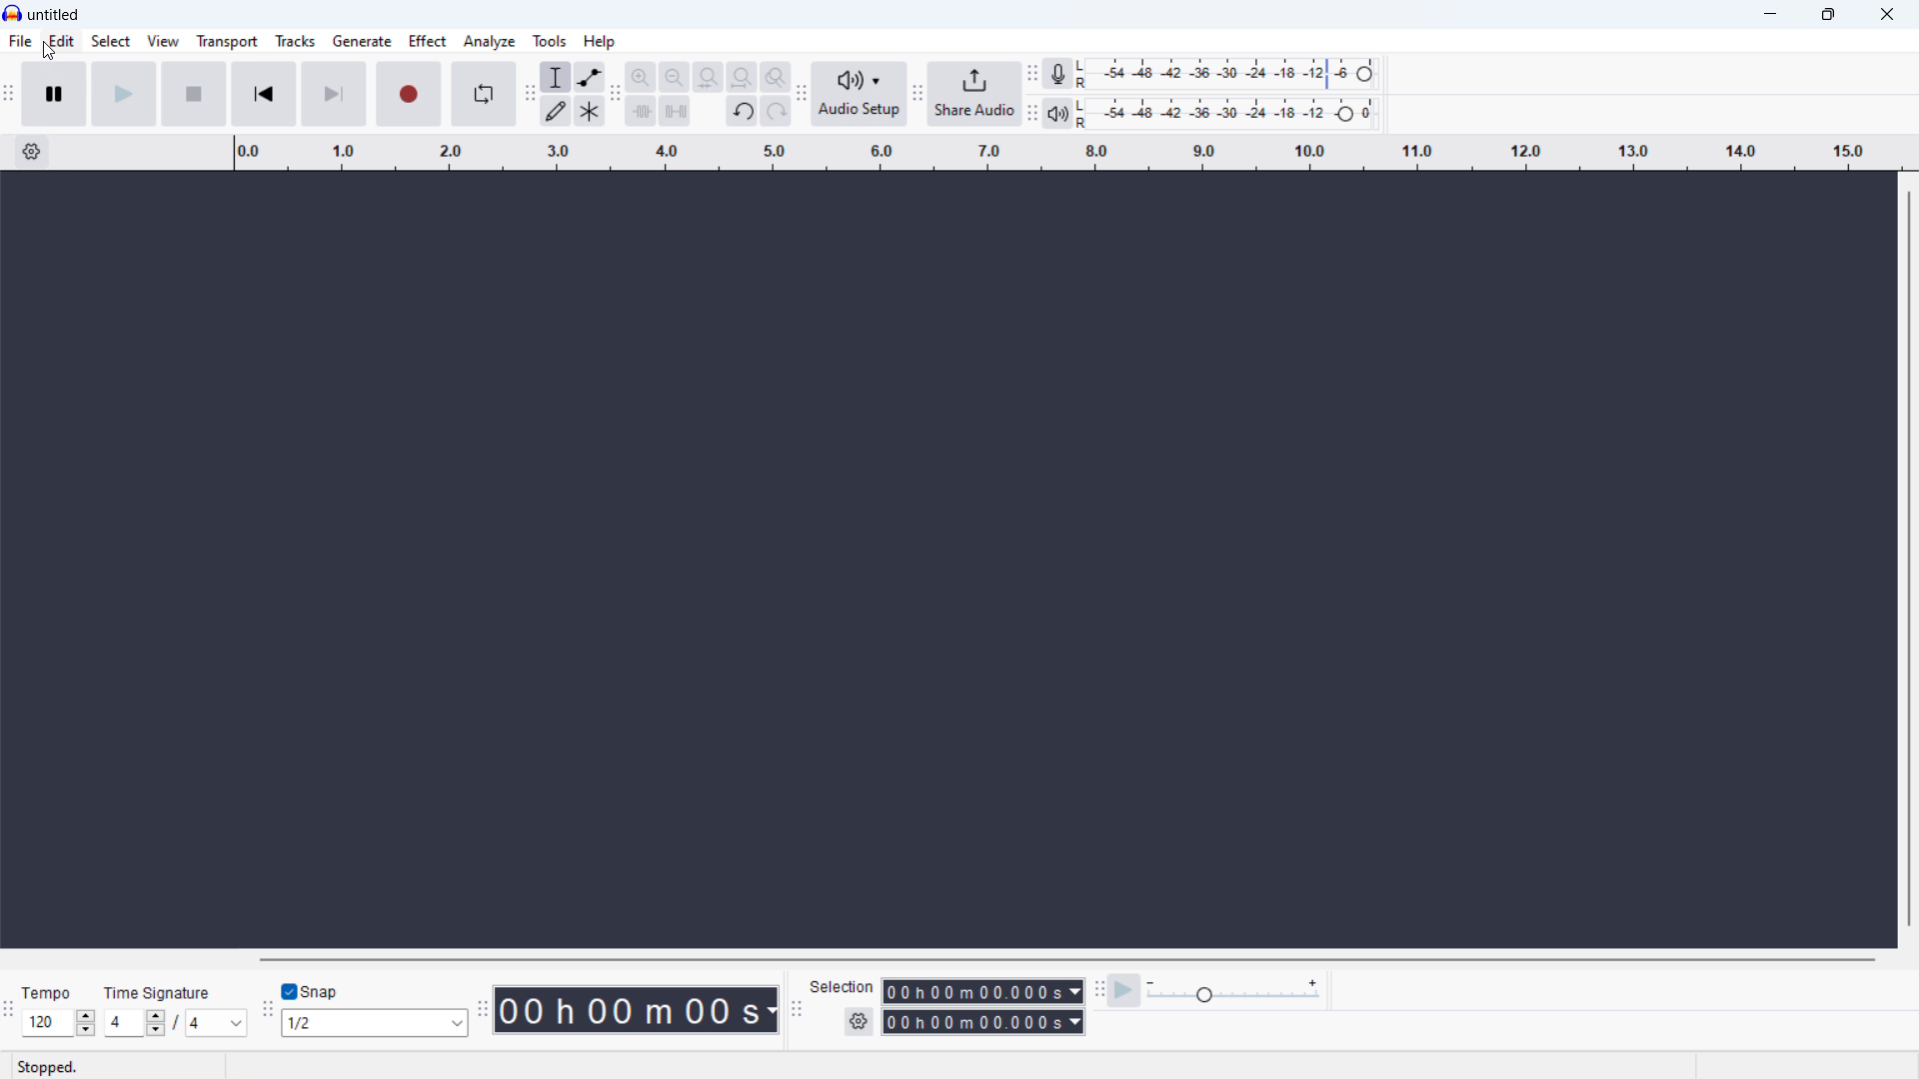  I want to click on pause, so click(55, 94).